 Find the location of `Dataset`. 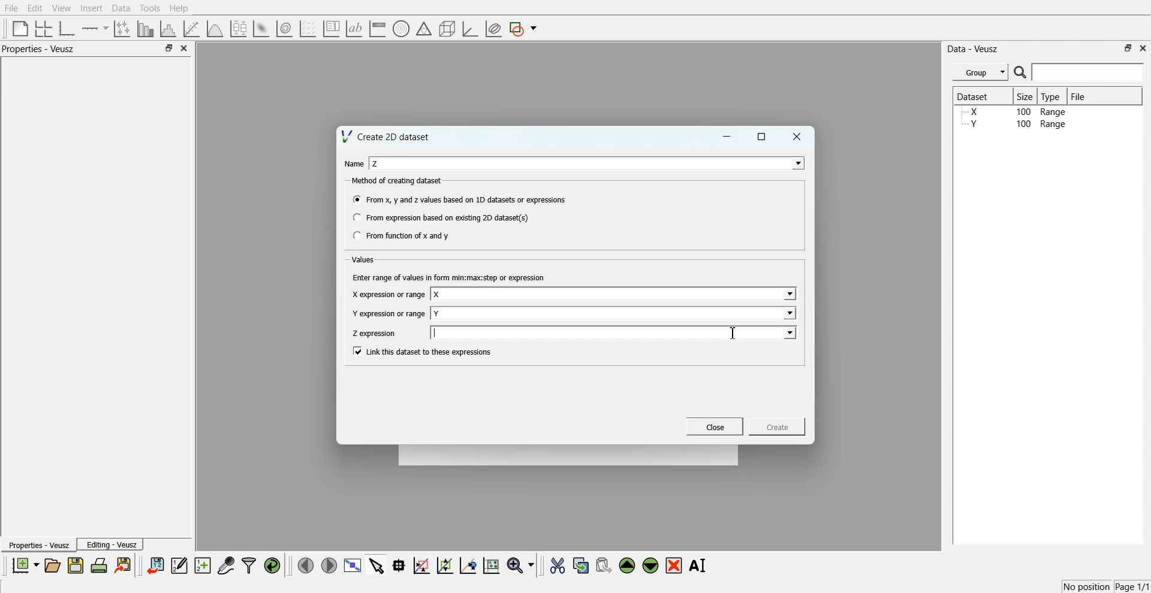

Dataset is located at coordinates (978, 96).